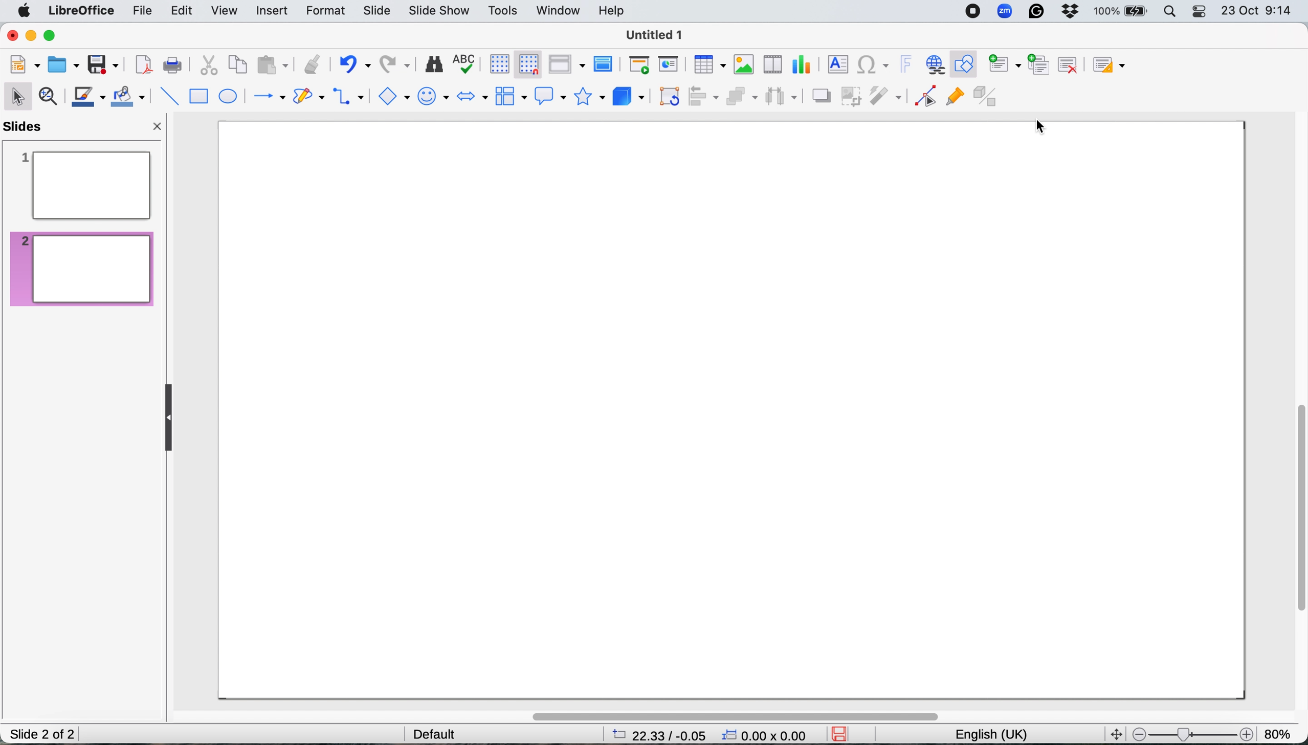  What do you see at coordinates (1044, 126) in the screenshot?
I see `cursor` at bounding box center [1044, 126].